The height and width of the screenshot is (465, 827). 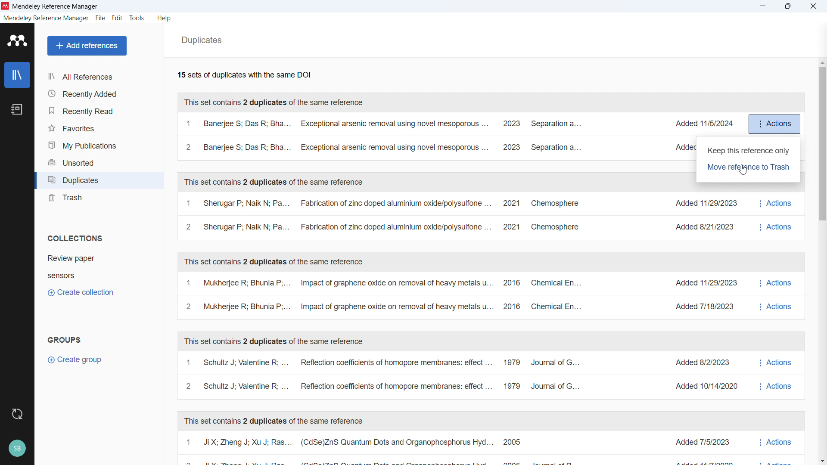 I want to click on Date of addition of individual entries , so click(x=704, y=123).